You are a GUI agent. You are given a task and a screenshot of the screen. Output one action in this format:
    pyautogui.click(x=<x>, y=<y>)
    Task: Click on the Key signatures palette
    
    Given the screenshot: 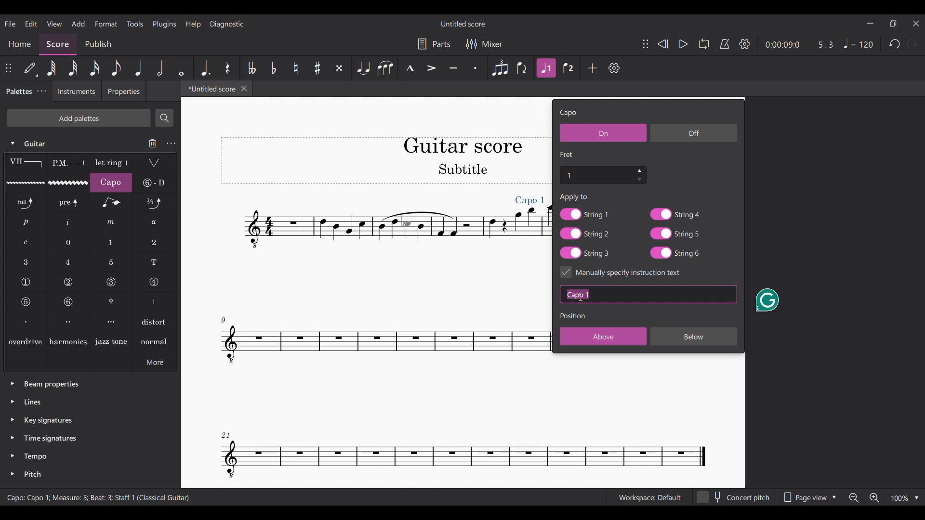 What is the action you would take?
    pyautogui.click(x=48, y=420)
    